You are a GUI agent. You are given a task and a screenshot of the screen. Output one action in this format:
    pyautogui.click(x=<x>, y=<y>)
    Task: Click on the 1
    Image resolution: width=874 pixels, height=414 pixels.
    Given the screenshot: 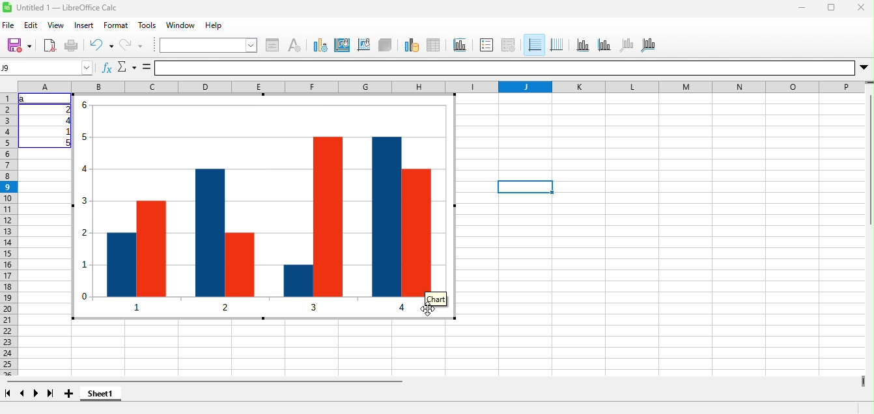 What is the action you would take?
    pyautogui.click(x=67, y=131)
    